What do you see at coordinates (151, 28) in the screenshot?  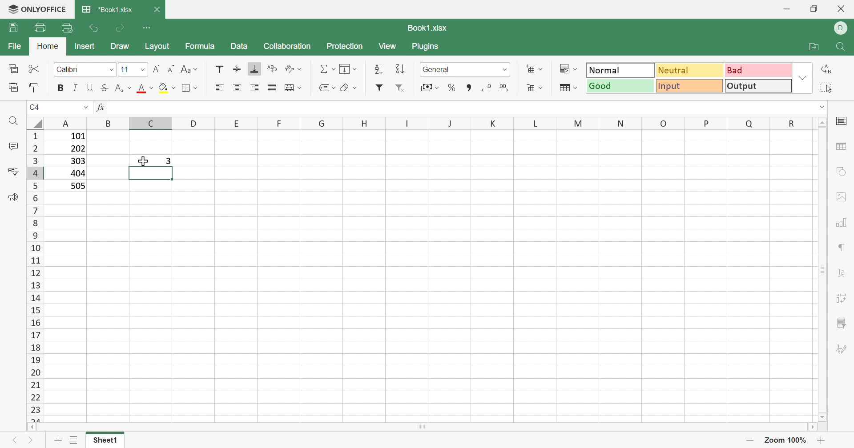 I see `Customize quick access toolbar` at bounding box center [151, 28].